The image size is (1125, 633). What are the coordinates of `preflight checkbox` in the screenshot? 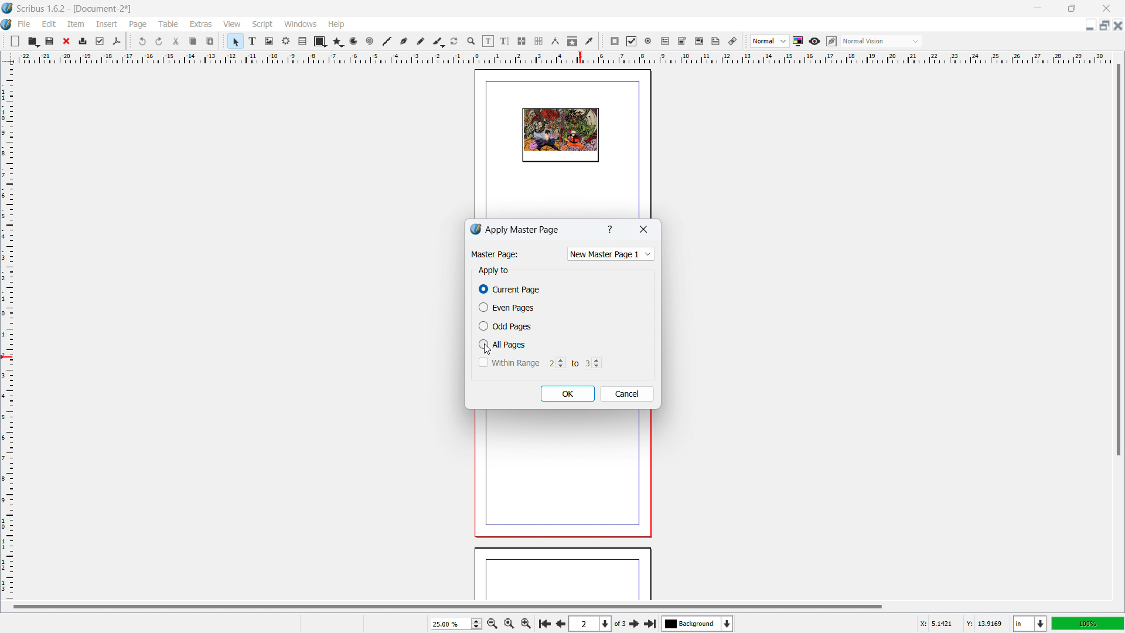 It's located at (100, 41).